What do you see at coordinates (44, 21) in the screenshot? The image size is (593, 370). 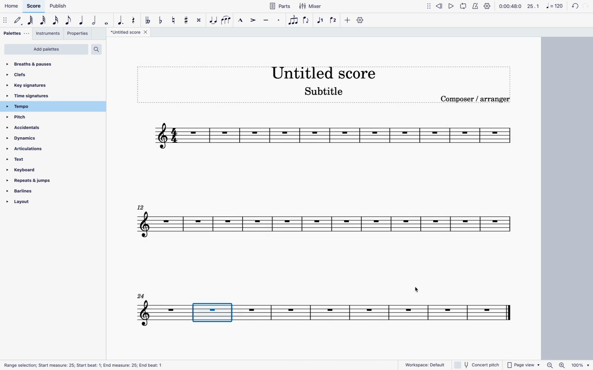 I see `32nd note` at bounding box center [44, 21].